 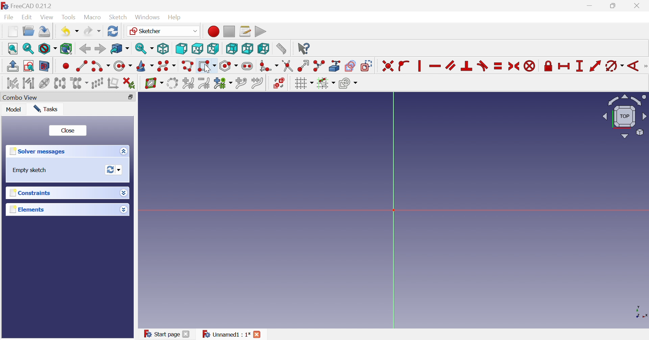 What do you see at coordinates (241, 84) in the screenshot?
I see `Insert knot` at bounding box center [241, 84].